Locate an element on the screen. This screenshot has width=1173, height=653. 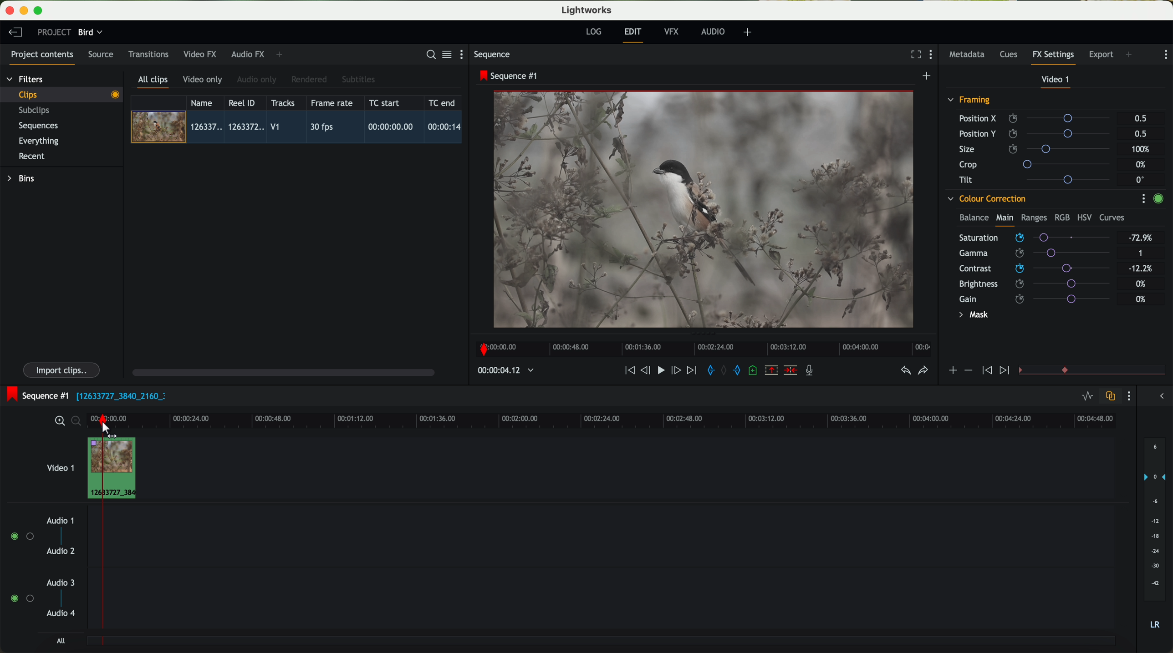
audio 3 is located at coordinates (56, 582).